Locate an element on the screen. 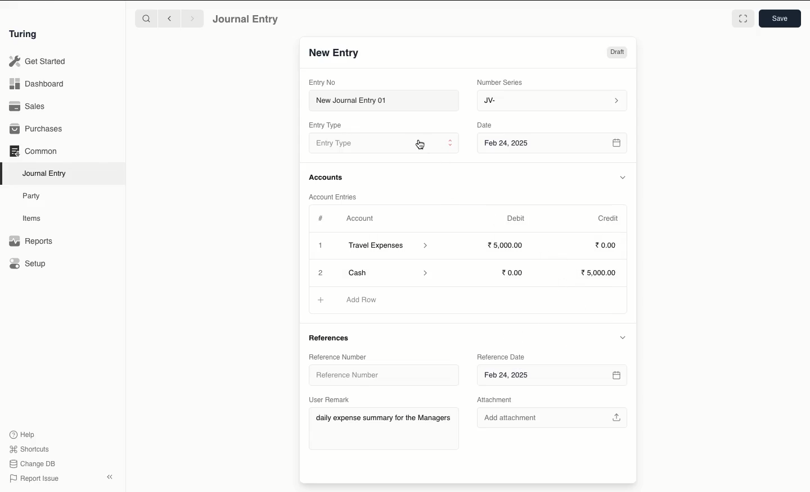 This screenshot has width=810, height=492. Report Issue is located at coordinates (35, 479).